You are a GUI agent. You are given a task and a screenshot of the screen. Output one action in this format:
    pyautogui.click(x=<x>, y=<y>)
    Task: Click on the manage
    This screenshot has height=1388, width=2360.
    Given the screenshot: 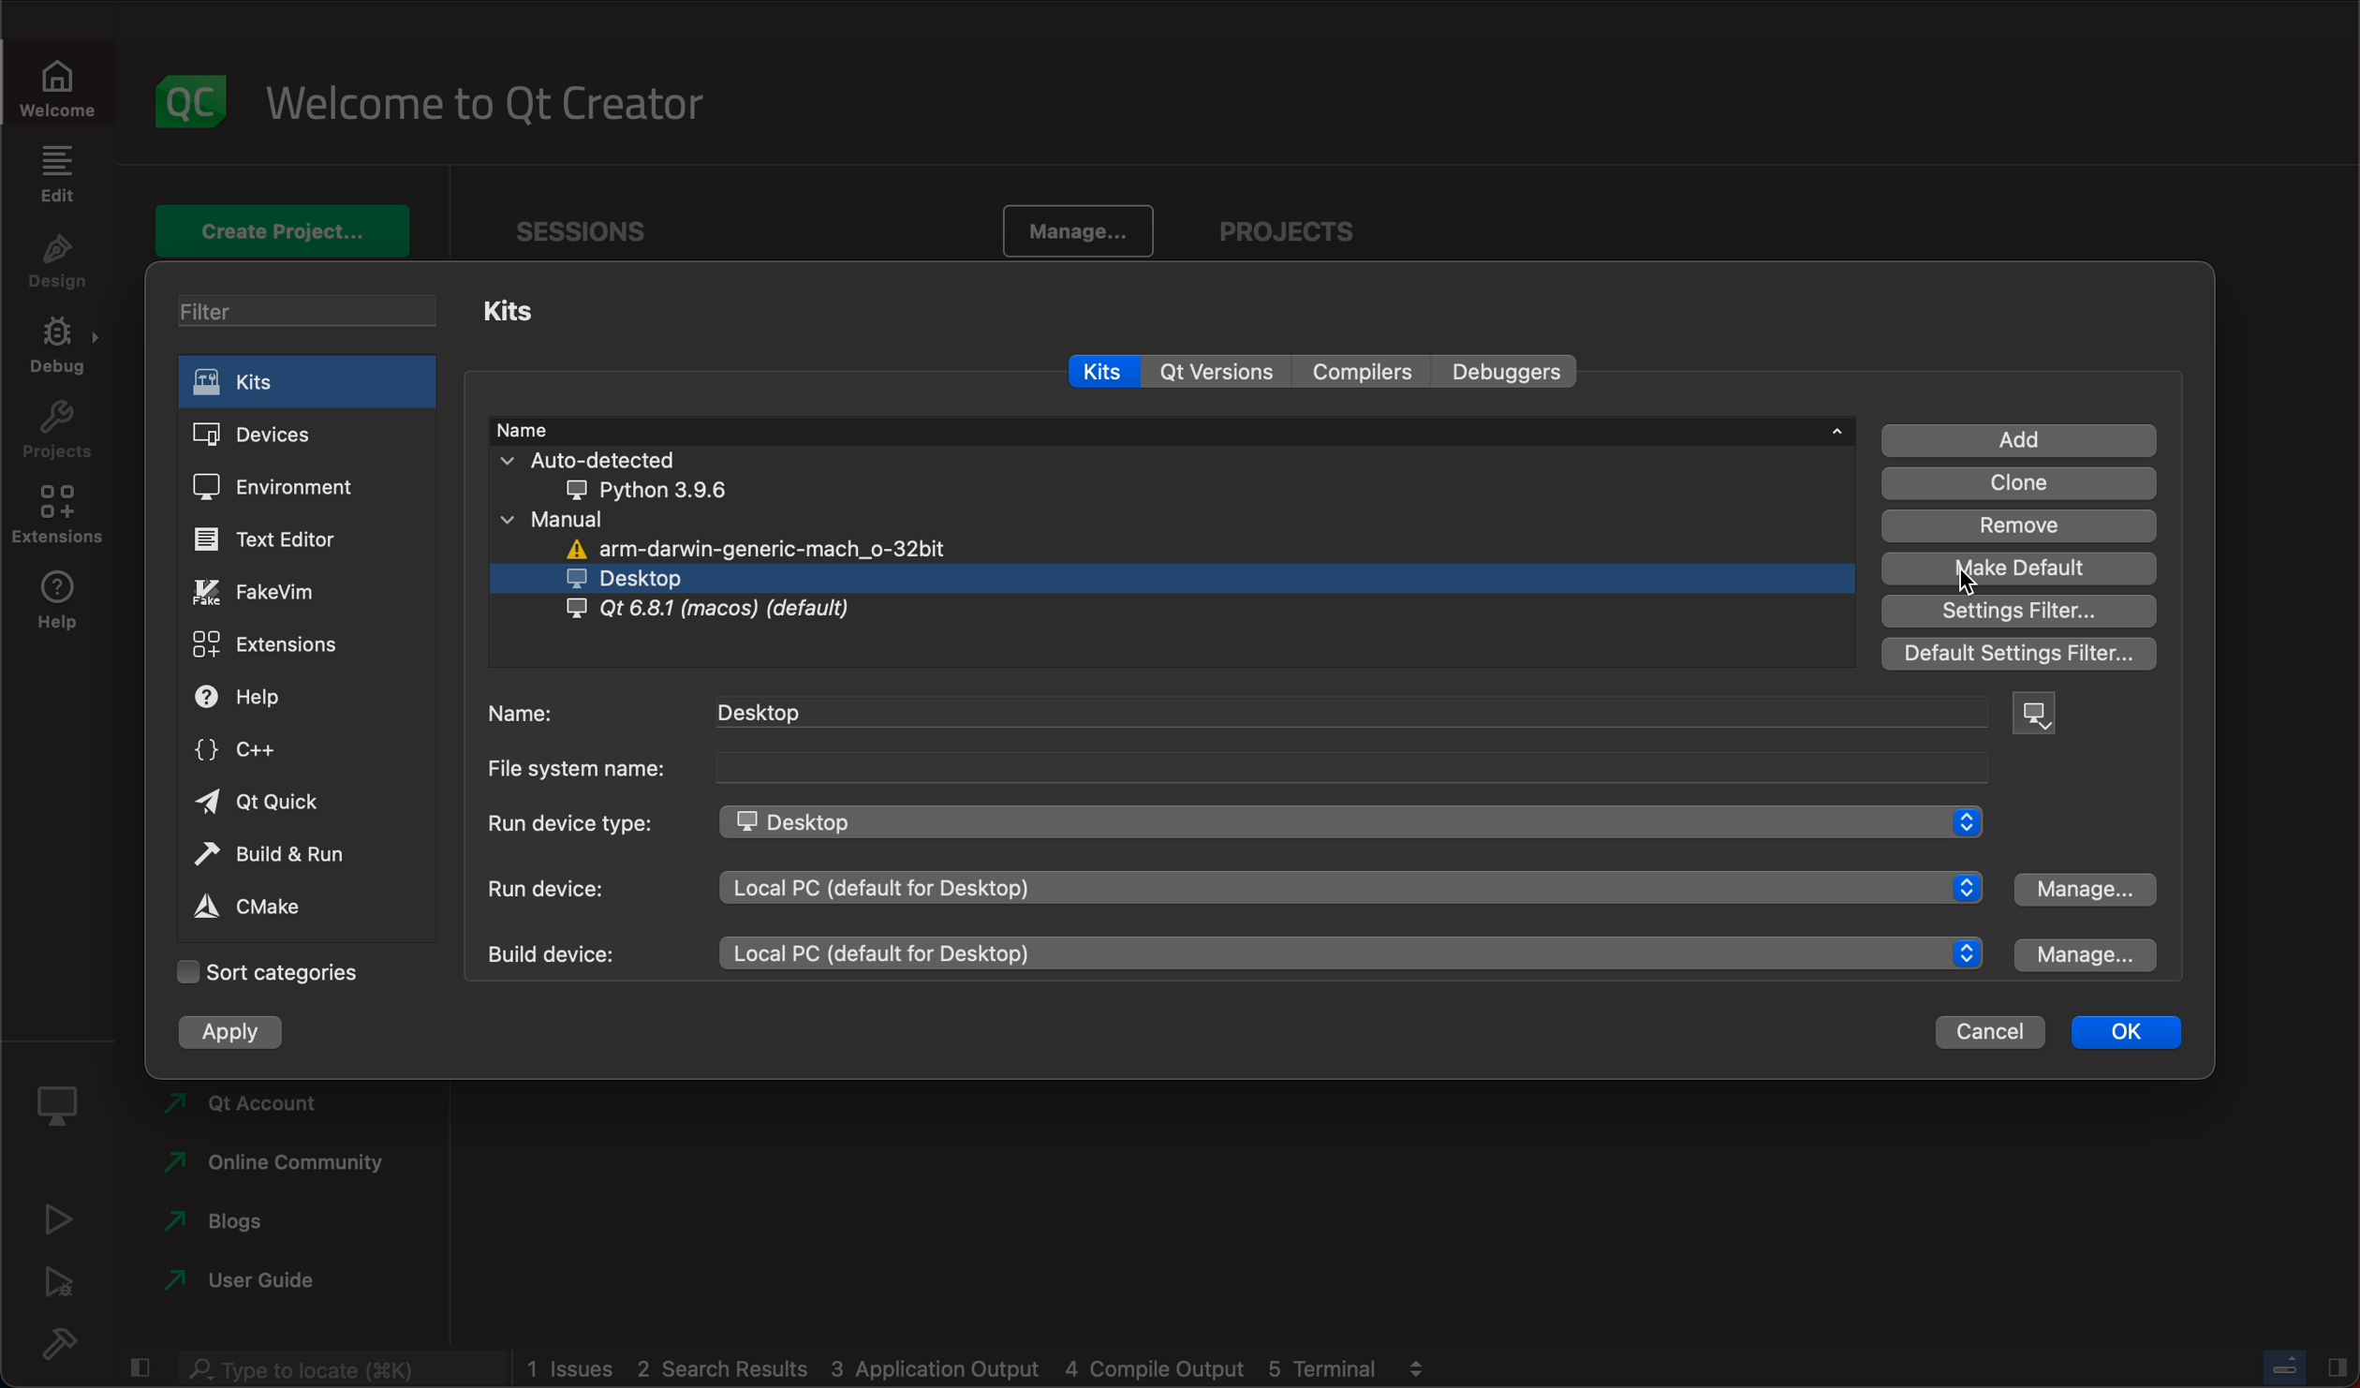 What is the action you would take?
    pyautogui.click(x=1079, y=228)
    